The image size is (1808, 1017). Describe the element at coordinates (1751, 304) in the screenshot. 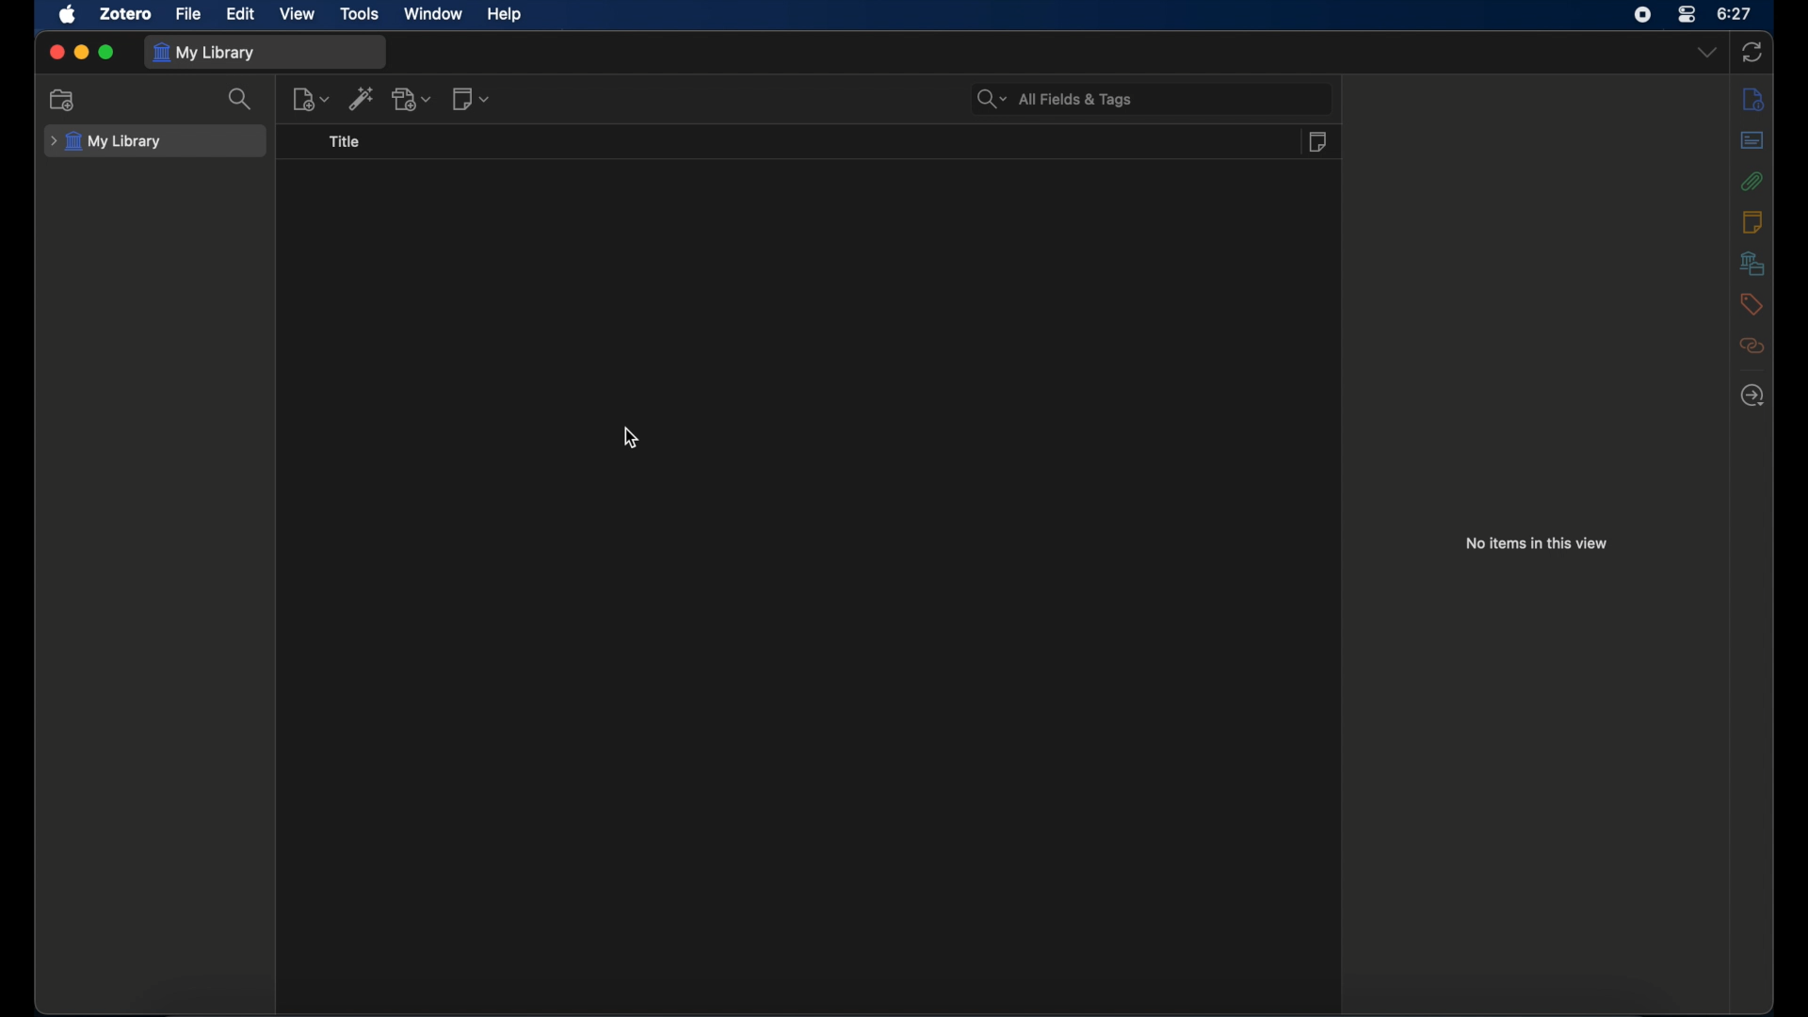

I see `tags` at that location.